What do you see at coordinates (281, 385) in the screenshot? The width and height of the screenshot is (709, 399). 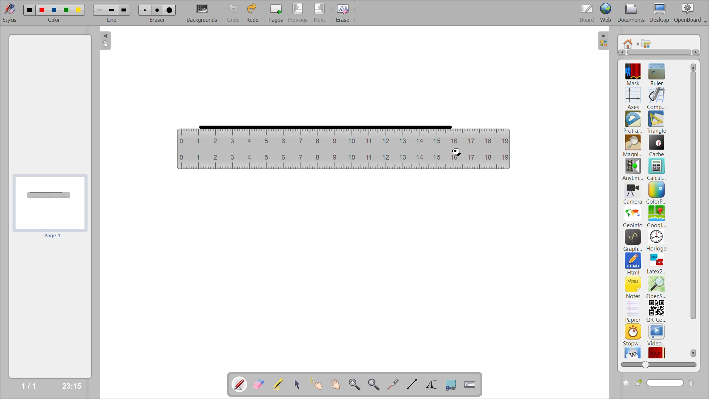 I see `highlight` at bounding box center [281, 385].